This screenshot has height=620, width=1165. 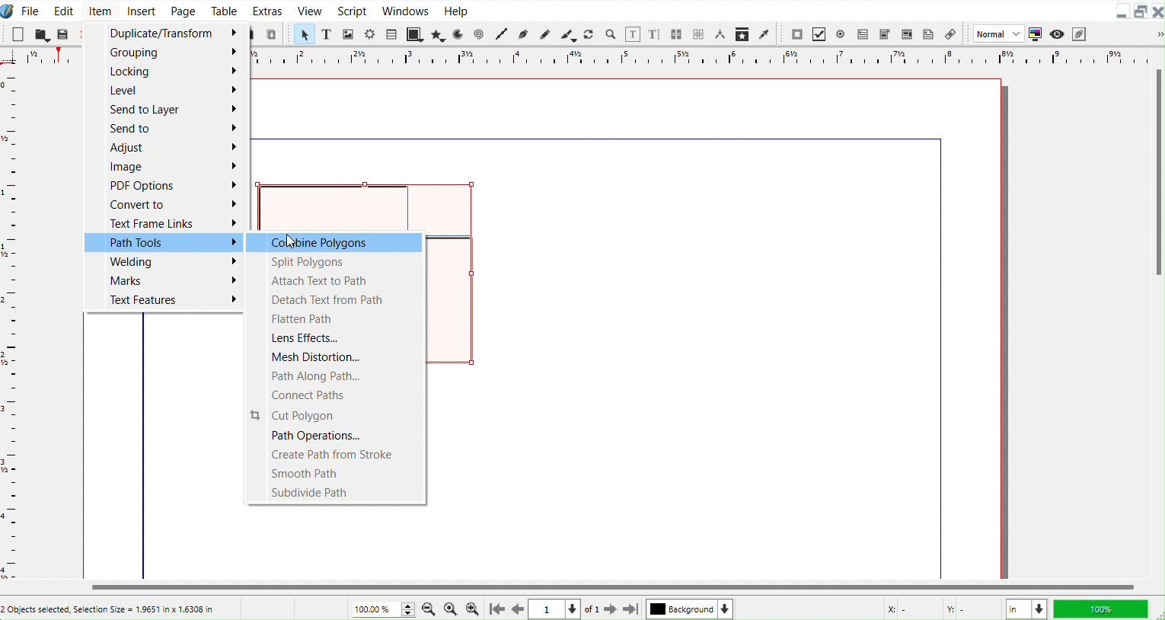 What do you see at coordinates (31, 10) in the screenshot?
I see `File` at bounding box center [31, 10].